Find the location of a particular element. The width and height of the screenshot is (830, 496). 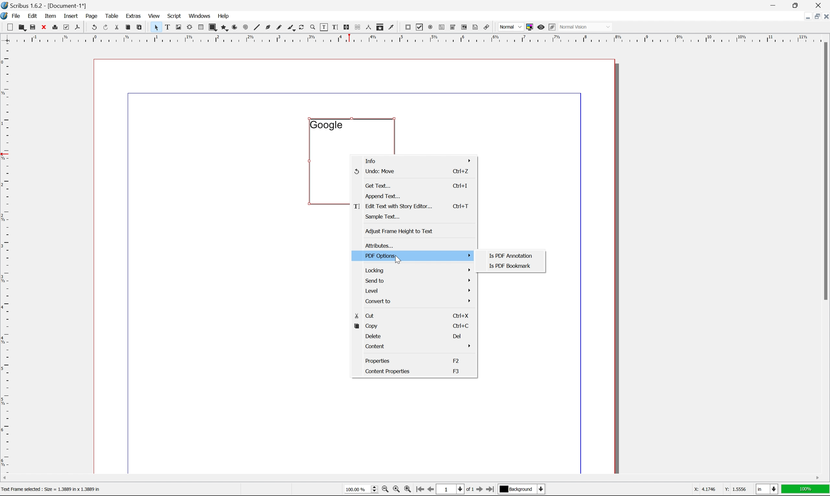

is pdf bookmark is located at coordinates (511, 266).